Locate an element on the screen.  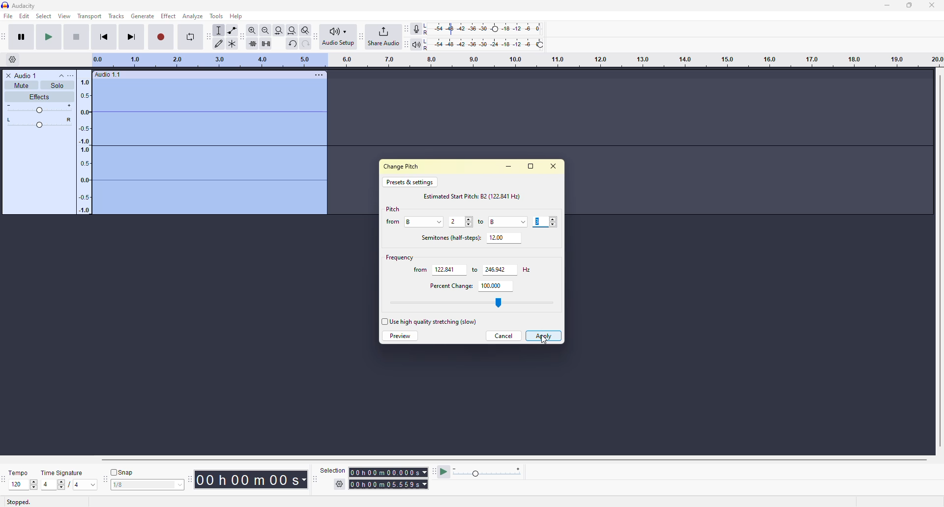
percent is located at coordinates (448, 285).